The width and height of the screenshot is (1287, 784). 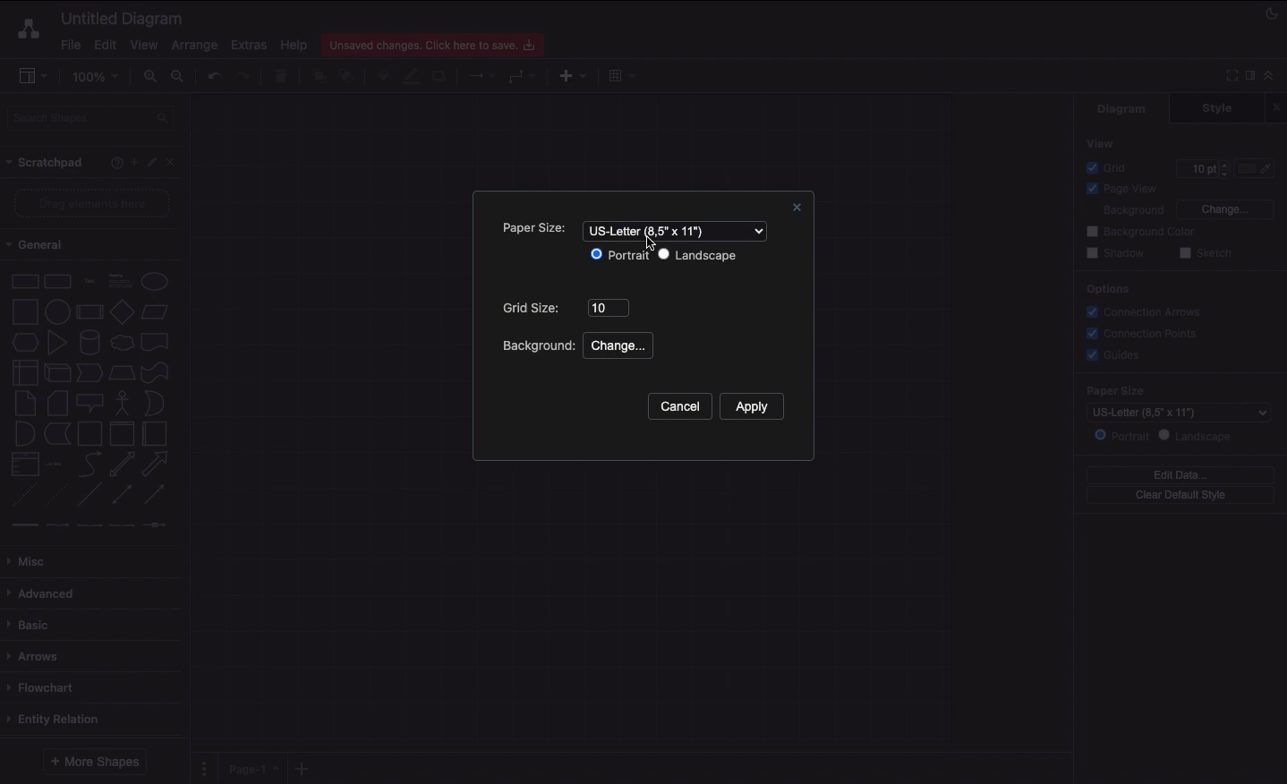 What do you see at coordinates (23, 311) in the screenshot?
I see `Square` at bounding box center [23, 311].